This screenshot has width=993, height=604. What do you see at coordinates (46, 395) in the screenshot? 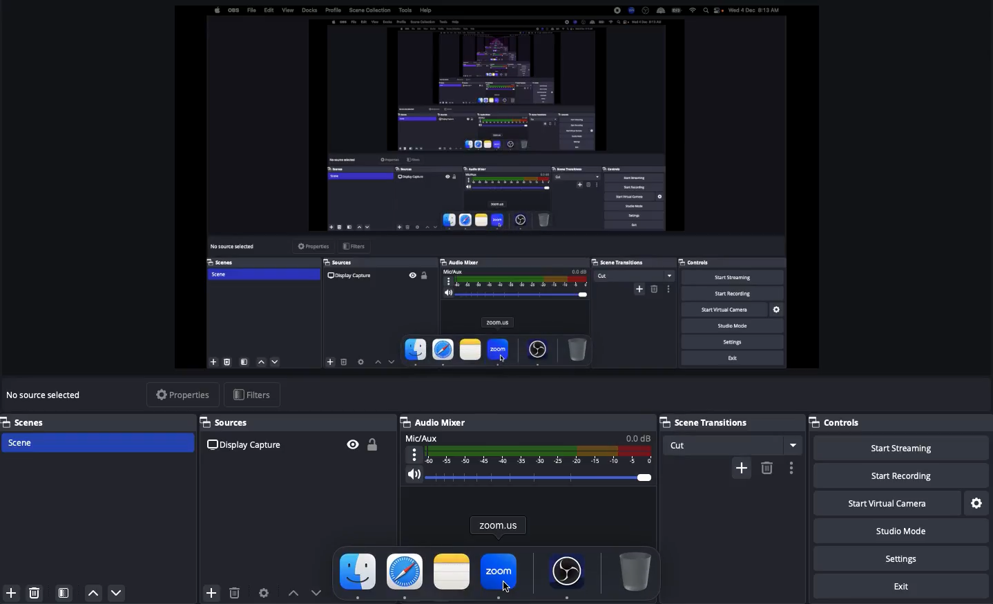
I see `No sources selected` at bounding box center [46, 395].